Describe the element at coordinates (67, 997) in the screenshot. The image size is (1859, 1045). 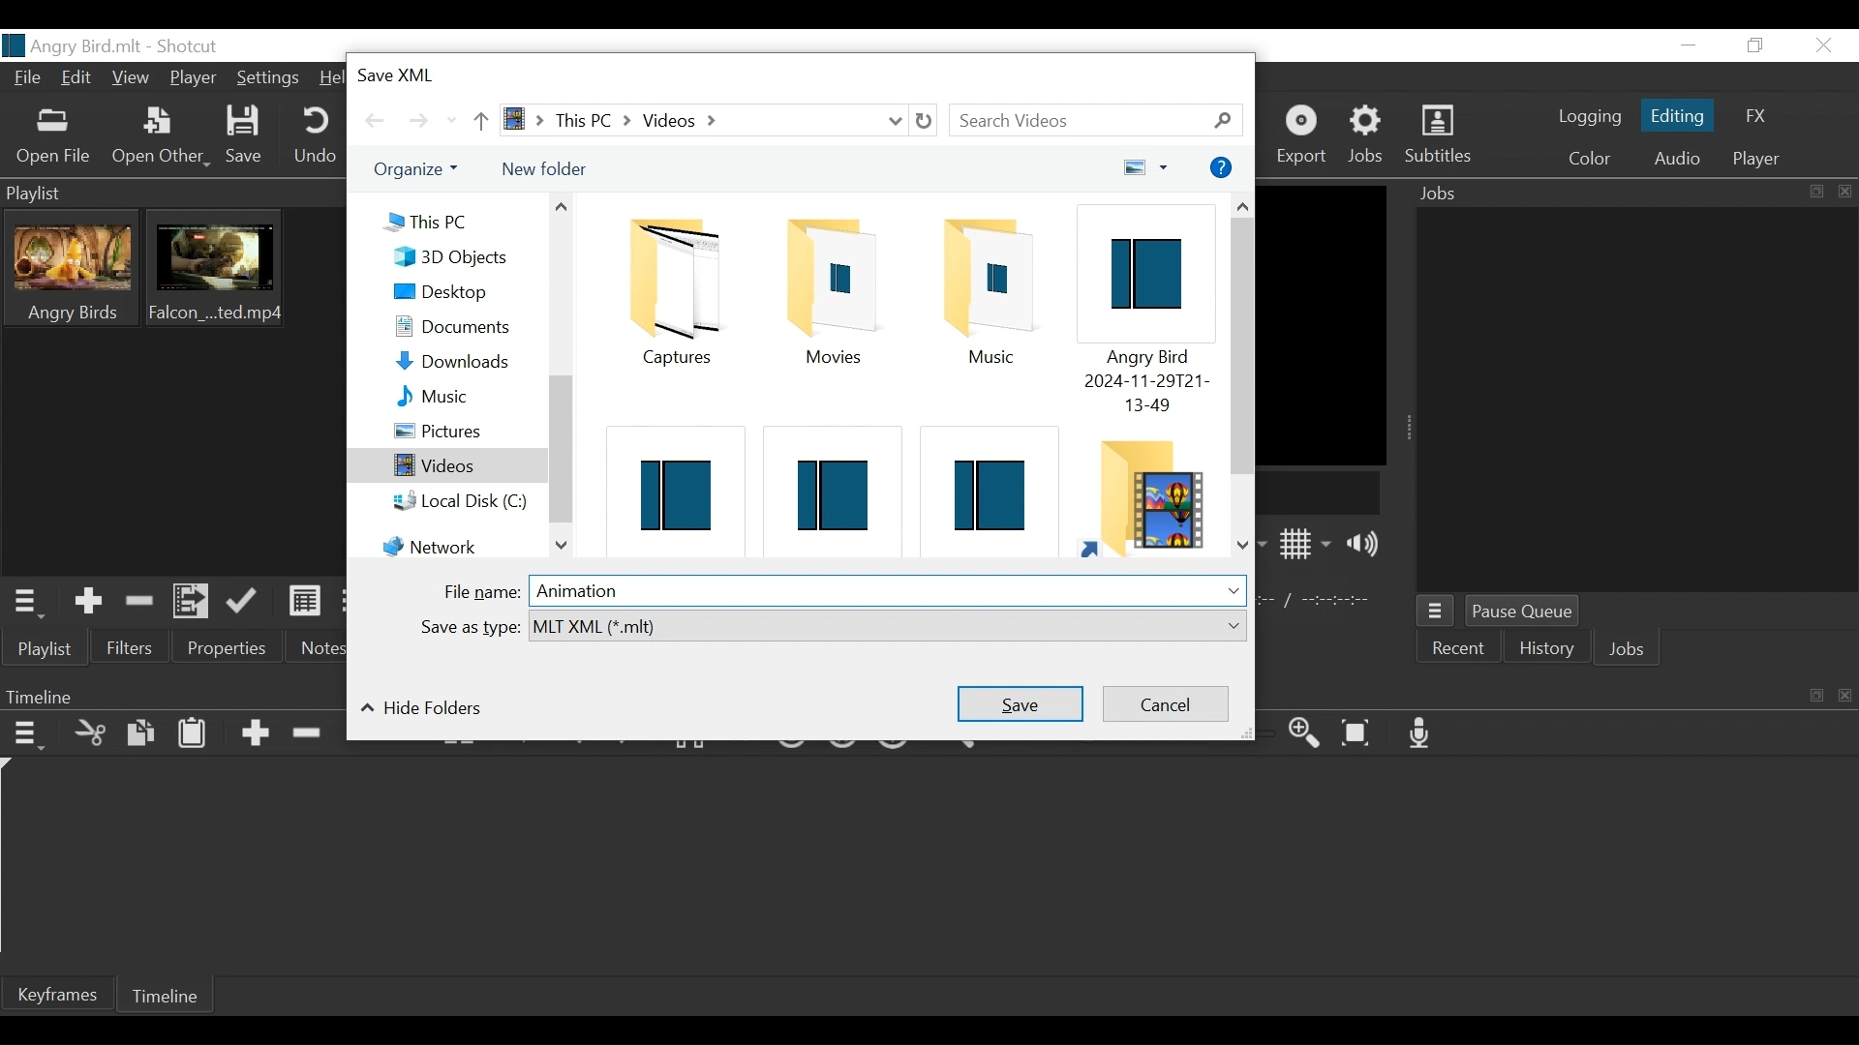
I see `Keyframe` at that location.